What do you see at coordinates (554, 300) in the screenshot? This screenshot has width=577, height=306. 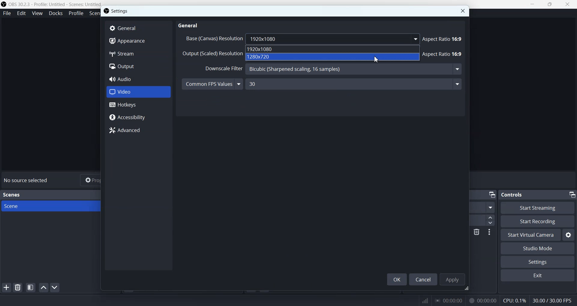 I see `30.00 / 30.00 FPS` at bounding box center [554, 300].